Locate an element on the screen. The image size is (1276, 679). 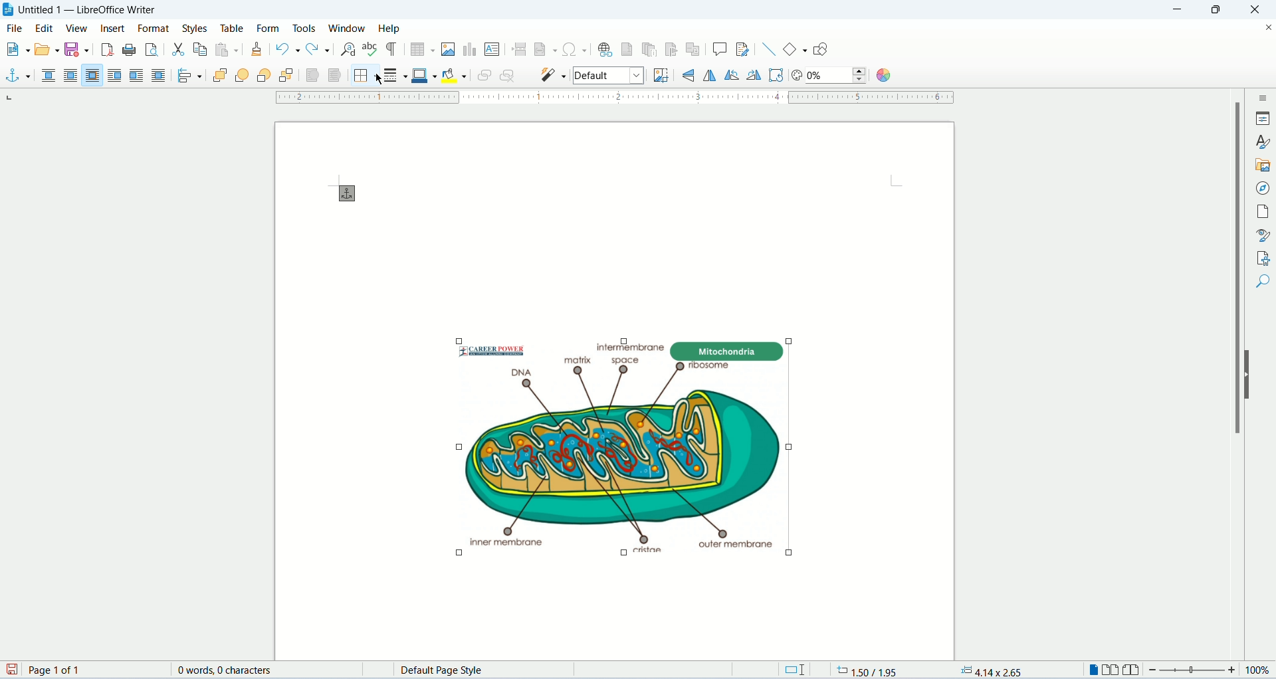
1.50/1.95 4.14x2.65 is located at coordinates (932, 669).